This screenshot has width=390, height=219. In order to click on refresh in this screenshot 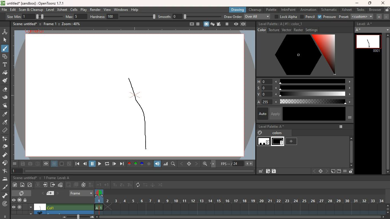, I will do `click(138, 185)`.